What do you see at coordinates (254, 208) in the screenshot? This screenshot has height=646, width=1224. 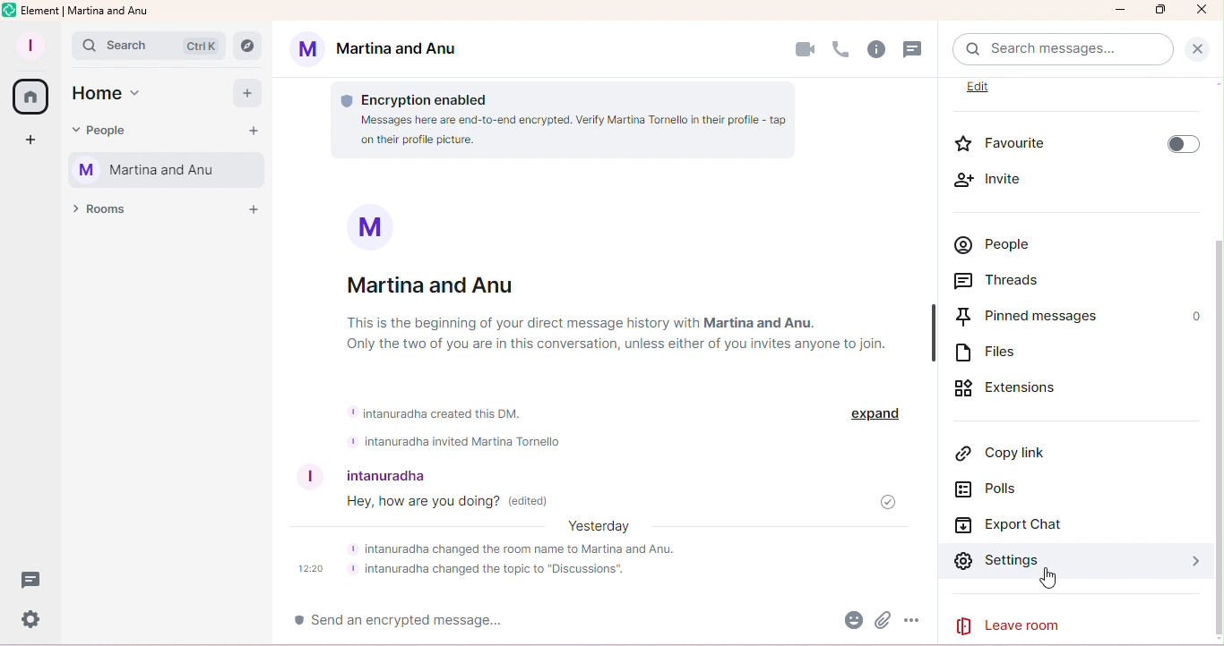 I see `Add a room` at bounding box center [254, 208].